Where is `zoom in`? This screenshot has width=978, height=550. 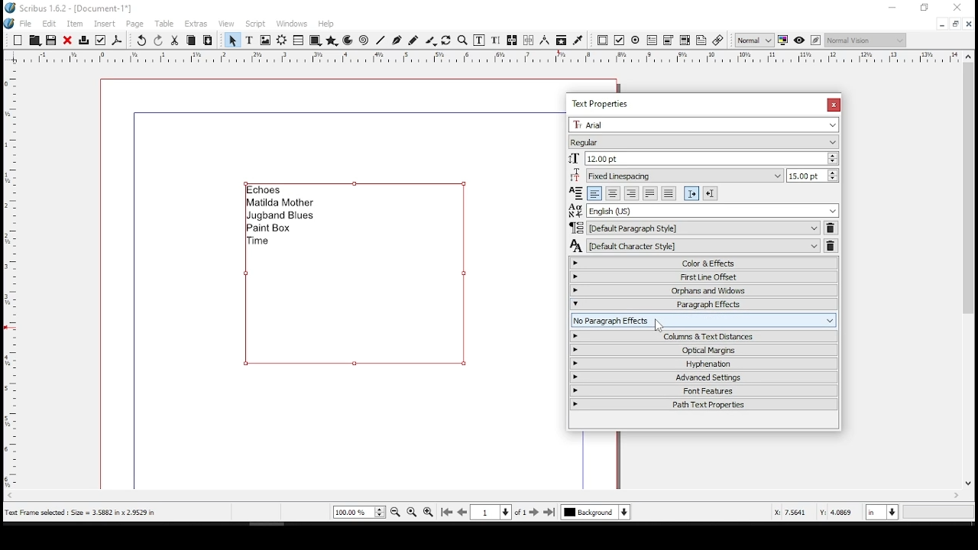
zoom in is located at coordinates (427, 513).